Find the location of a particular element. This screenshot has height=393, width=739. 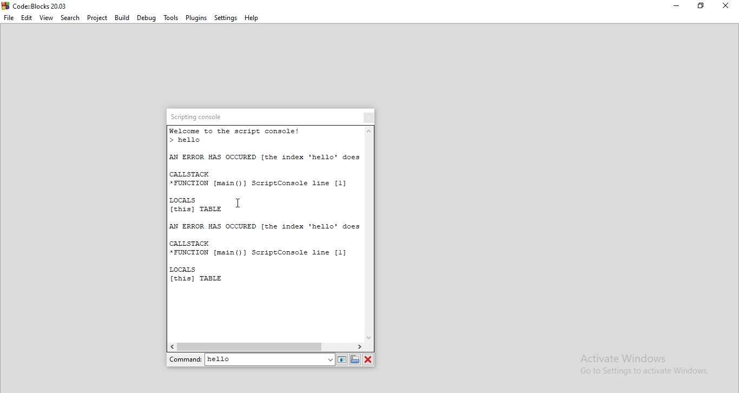

Debug  is located at coordinates (147, 18).